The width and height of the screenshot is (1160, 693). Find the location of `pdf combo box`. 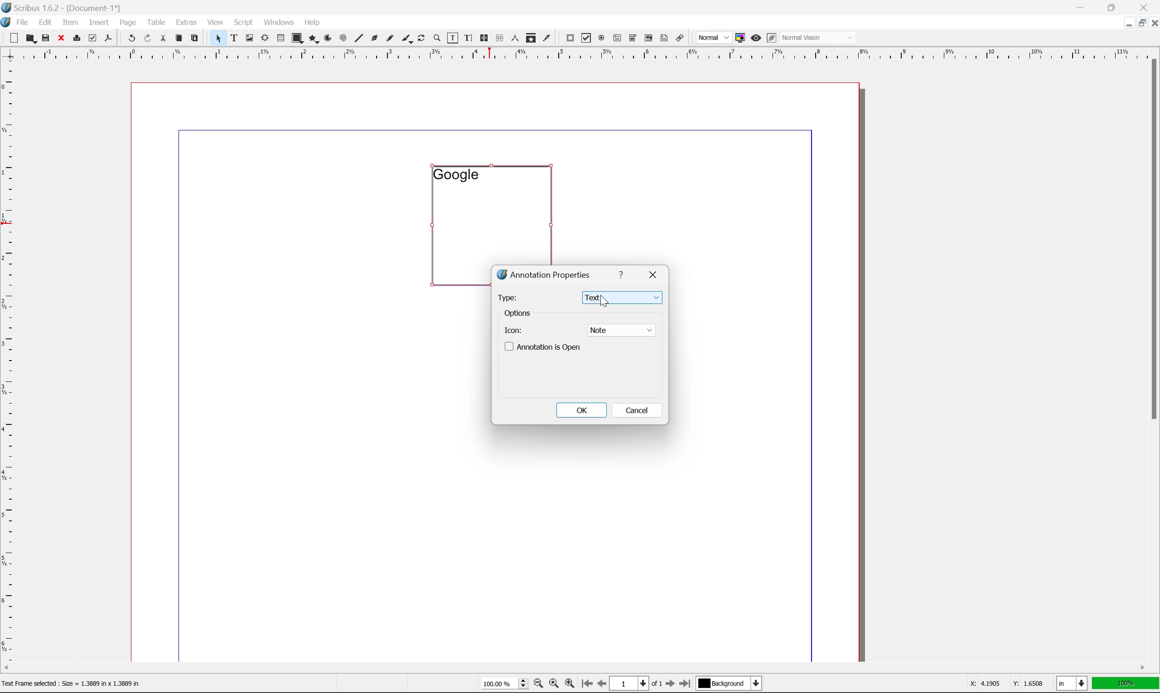

pdf combo box is located at coordinates (632, 39).